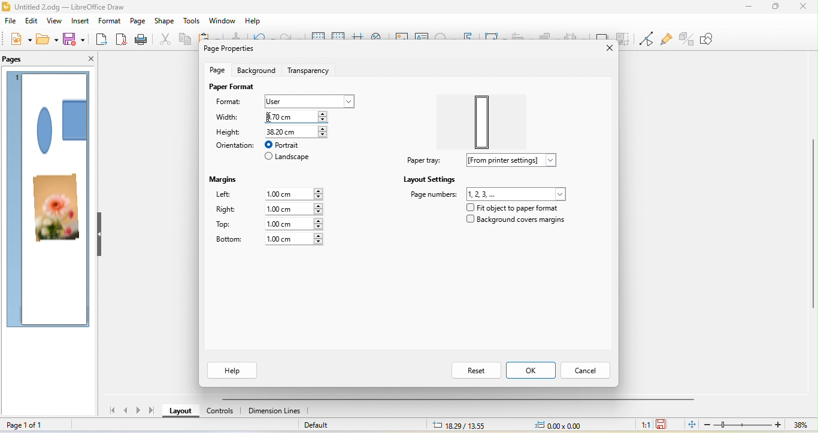 The width and height of the screenshot is (818, 433). I want to click on edit, so click(33, 22).